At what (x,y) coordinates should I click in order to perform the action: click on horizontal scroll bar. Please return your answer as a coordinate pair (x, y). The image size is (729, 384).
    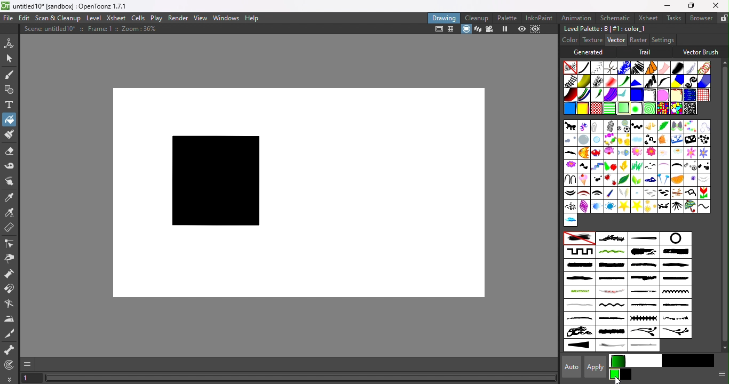
    Looking at the image, I should click on (301, 378).